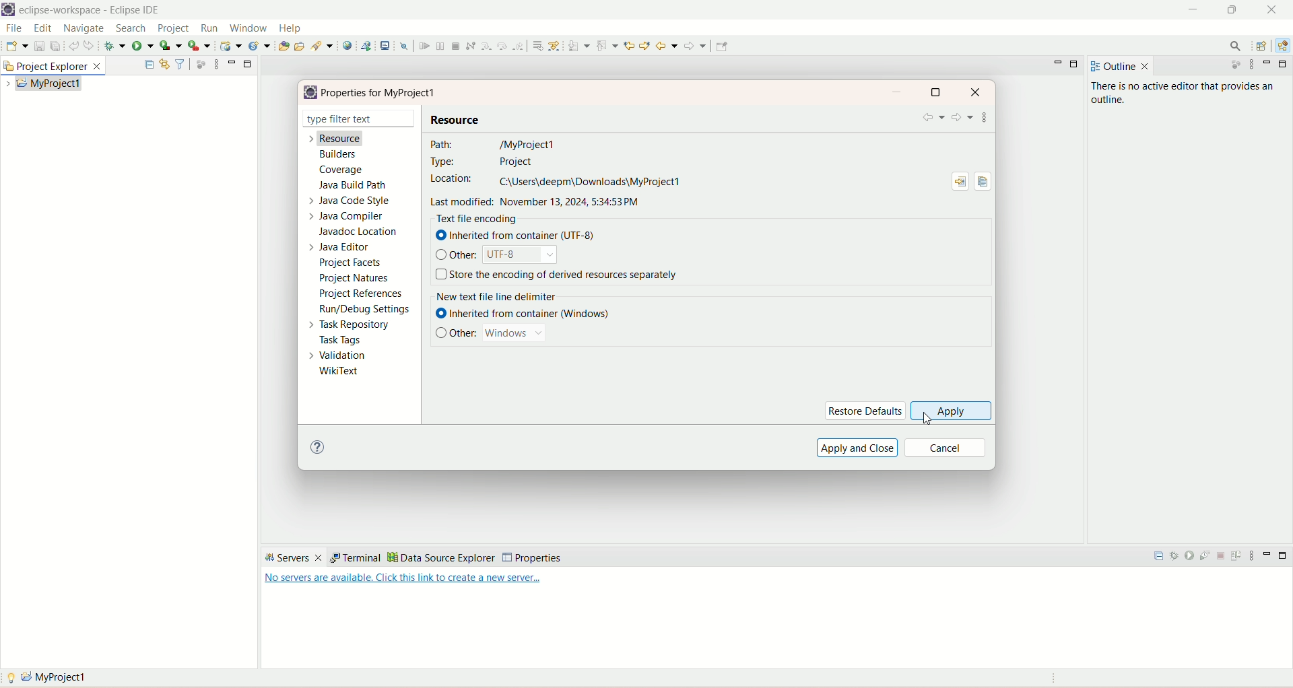 The width and height of the screenshot is (1293, 688). What do you see at coordinates (962, 119) in the screenshot?
I see `forward` at bounding box center [962, 119].